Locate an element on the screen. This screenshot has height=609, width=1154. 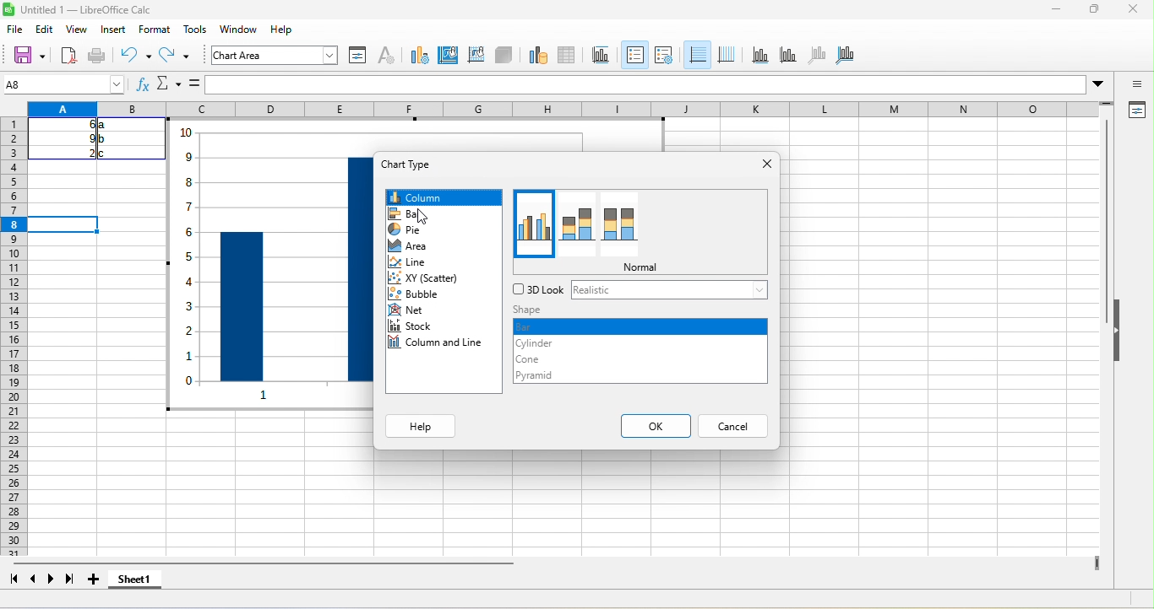
Legend on/off is located at coordinates (696, 54).